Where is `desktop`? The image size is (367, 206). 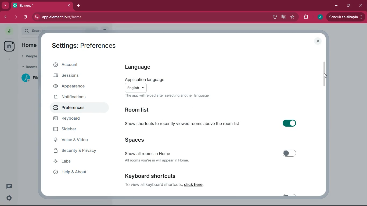 desktop is located at coordinates (273, 17).